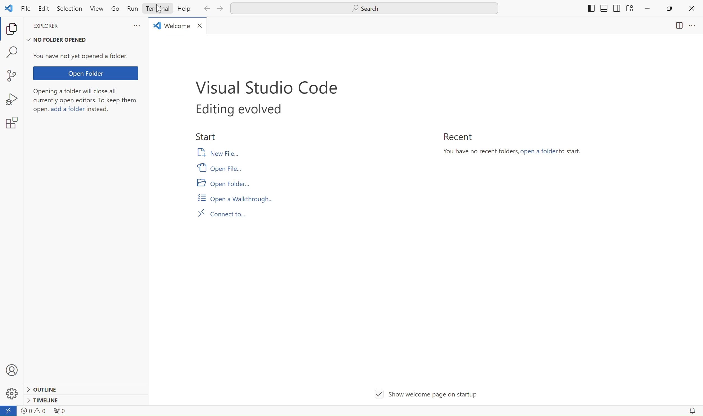  What do you see at coordinates (172, 26) in the screenshot?
I see `welcome` at bounding box center [172, 26].